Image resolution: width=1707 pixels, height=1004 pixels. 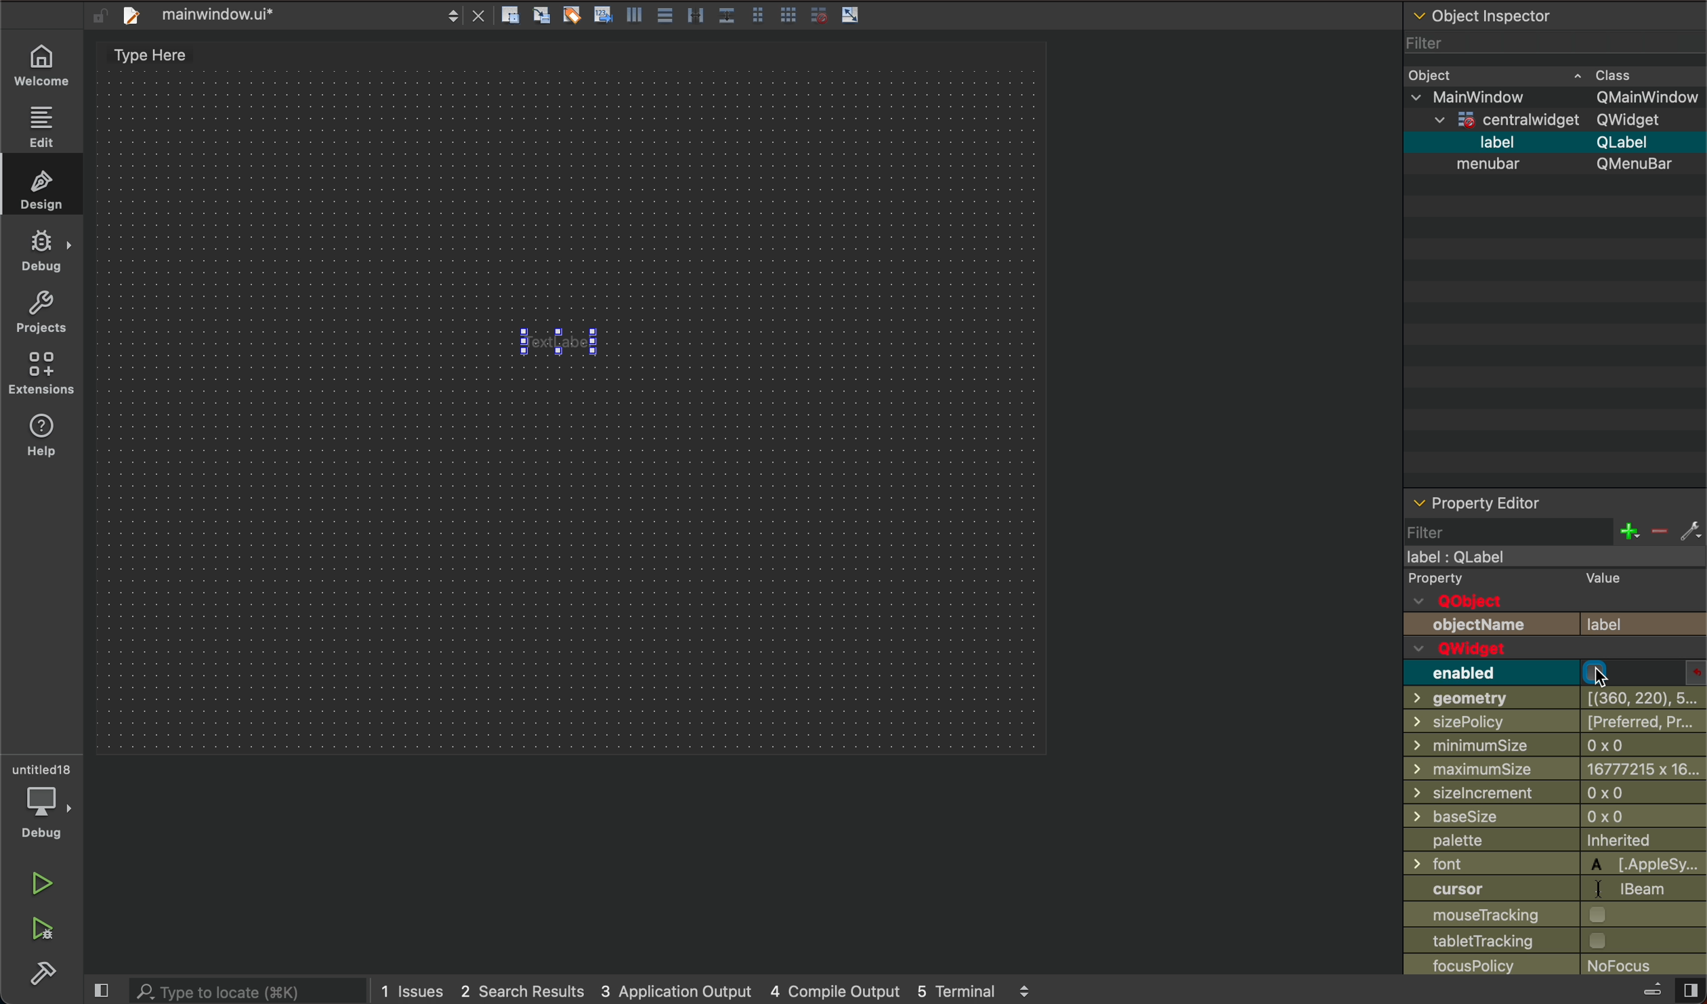 What do you see at coordinates (1635, 744) in the screenshot?
I see `0 x 0` at bounding box center [1635, 744].